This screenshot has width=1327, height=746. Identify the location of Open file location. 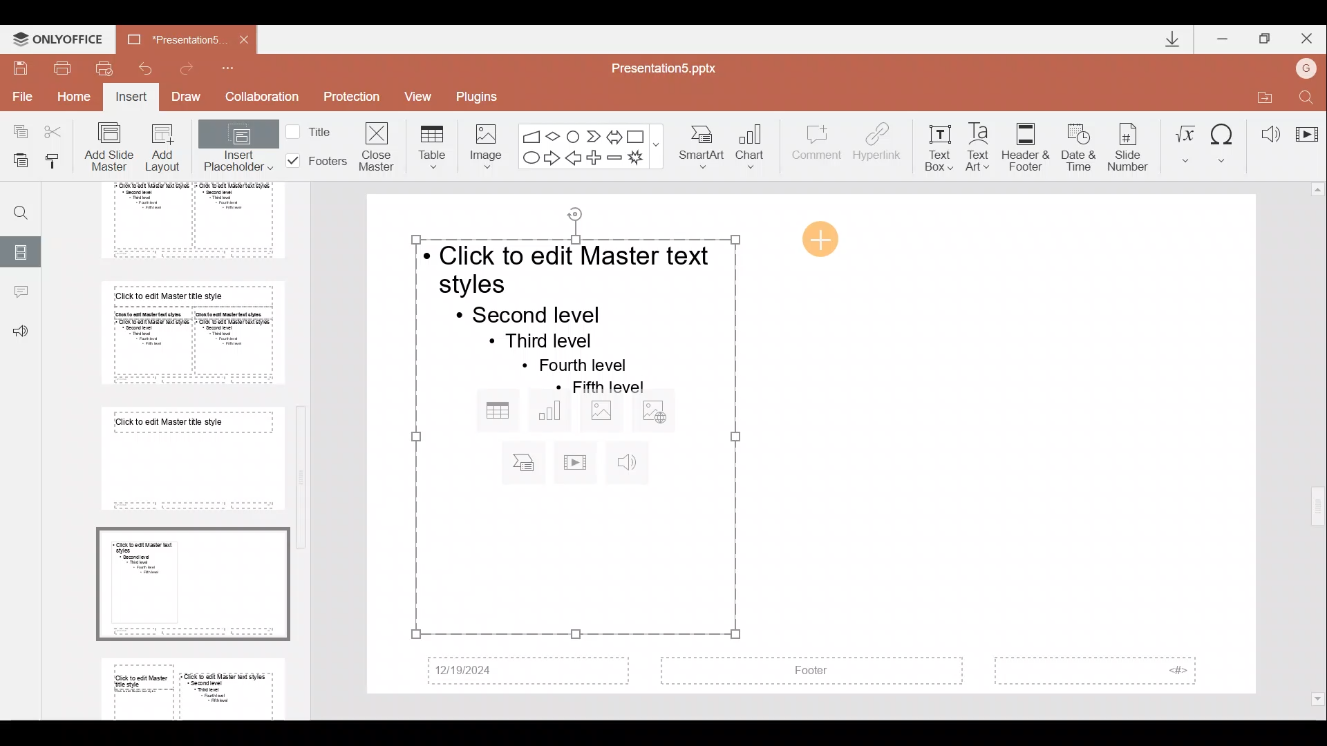
(1261, 95).